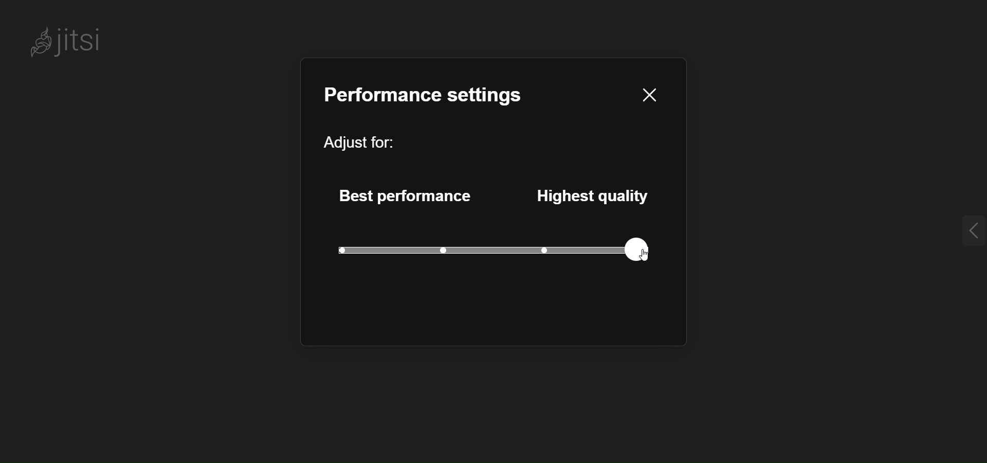 The height and width of the screenshot is (463, 987). I want to click on quality level, so click(496, 248).